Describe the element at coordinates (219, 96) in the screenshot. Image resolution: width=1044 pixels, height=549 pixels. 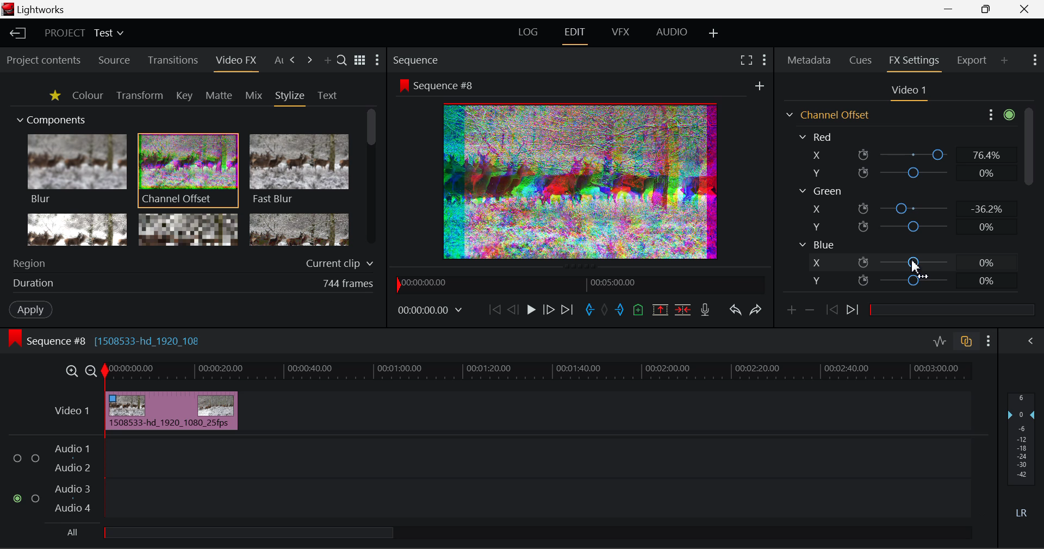
I see `Matte` at that location.